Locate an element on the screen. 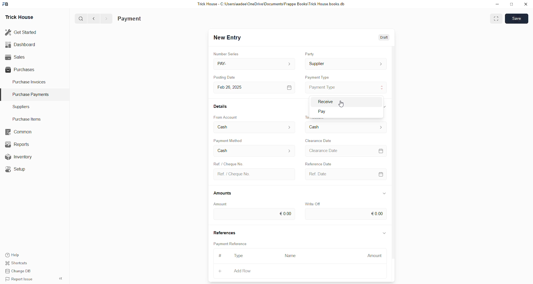  expand is located at coordinates (384, 193).